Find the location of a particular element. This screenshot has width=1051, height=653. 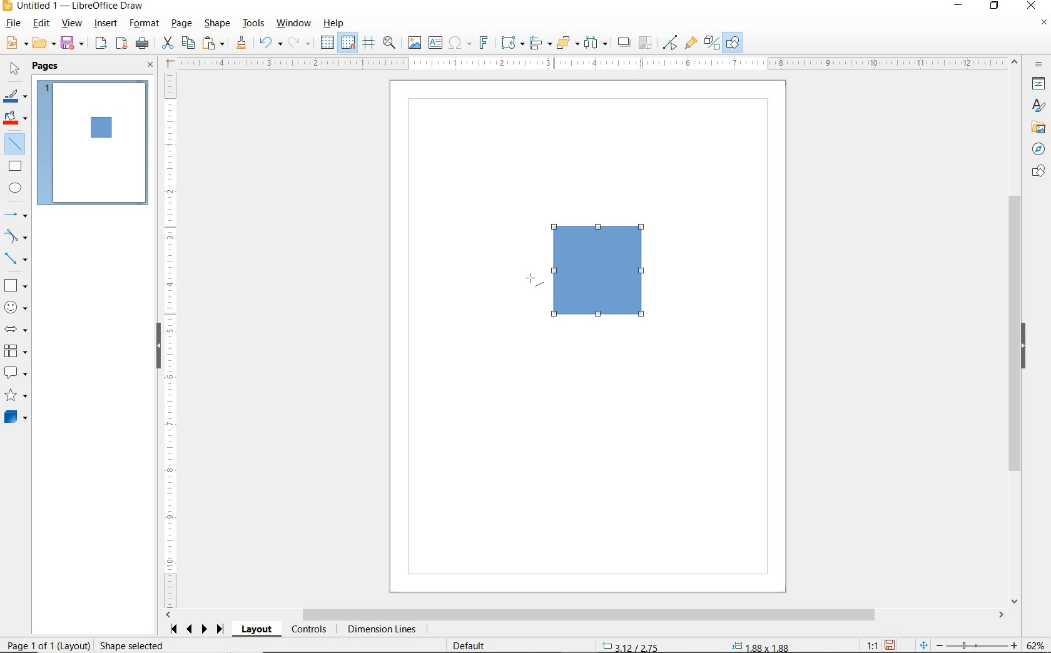

FORMAT is located at coordinates (145, 24).